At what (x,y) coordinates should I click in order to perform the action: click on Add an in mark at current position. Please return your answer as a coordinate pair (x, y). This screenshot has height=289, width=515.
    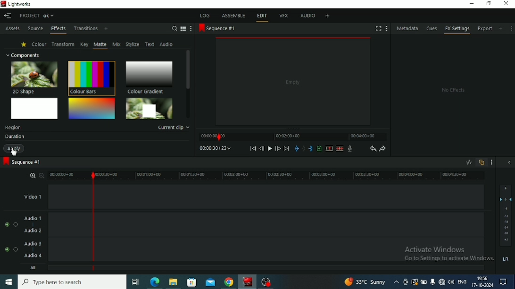
    Looking at the image, I should click on (297, 148).